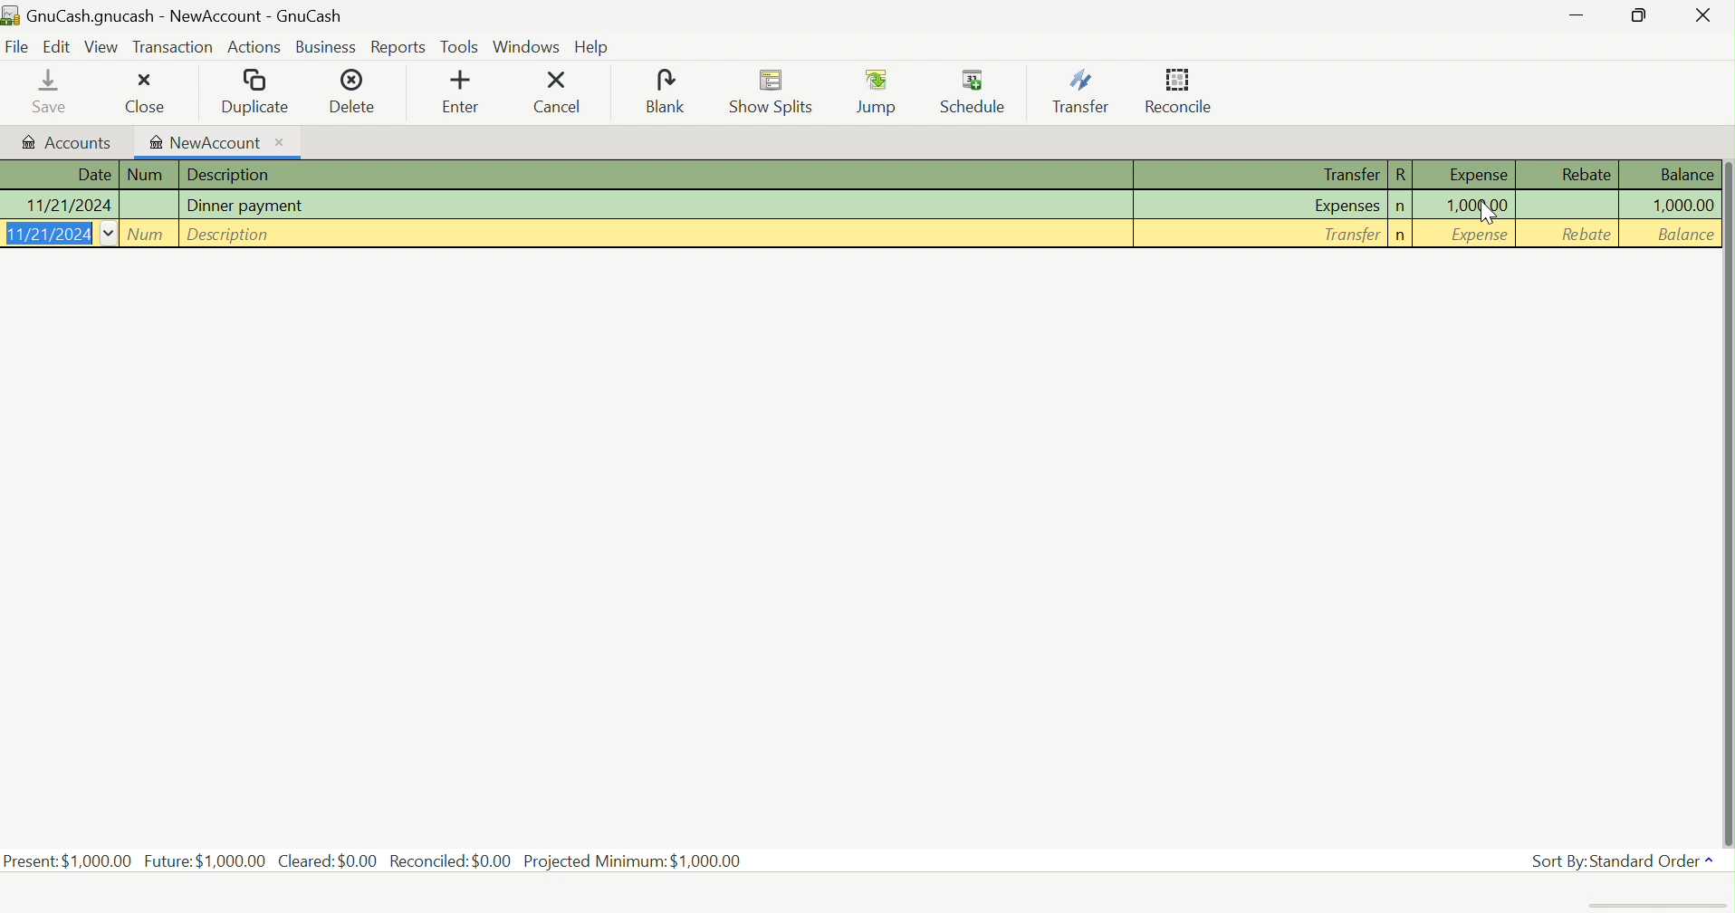  I want to click on Jump, so click(877, 91).